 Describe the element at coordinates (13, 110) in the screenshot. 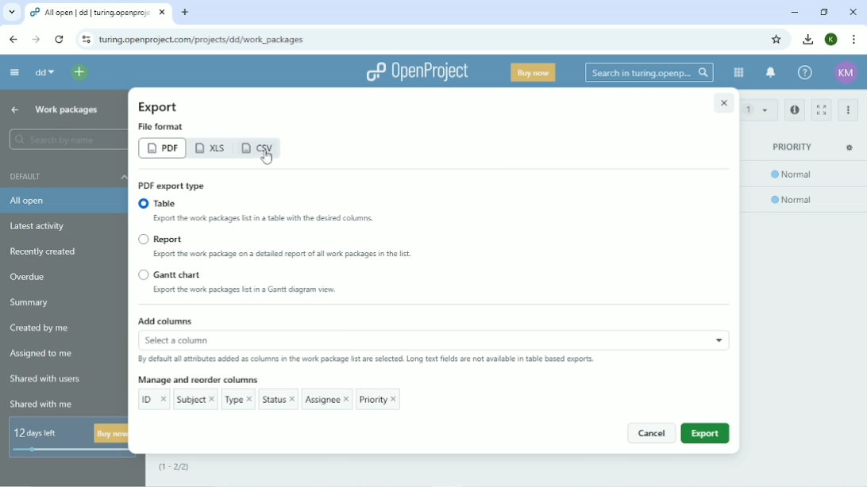

I see `Up` at that location.